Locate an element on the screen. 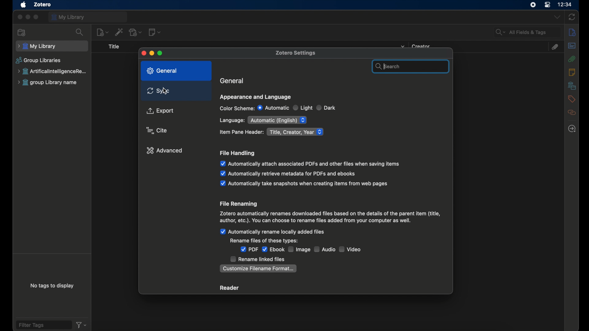  minimize is located at coordinates (28, 17).